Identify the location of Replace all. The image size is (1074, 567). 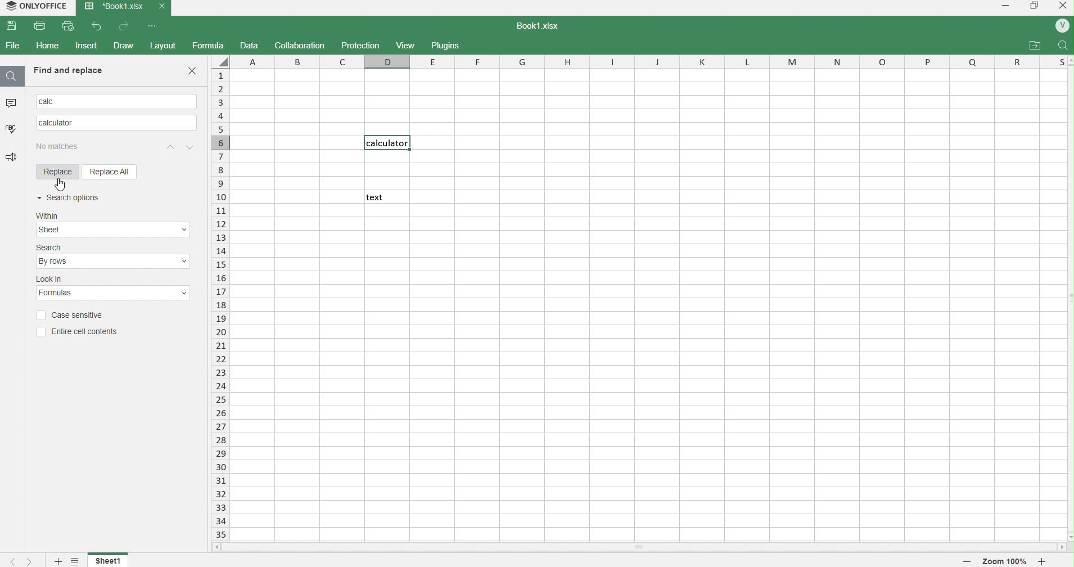
(110, 173).